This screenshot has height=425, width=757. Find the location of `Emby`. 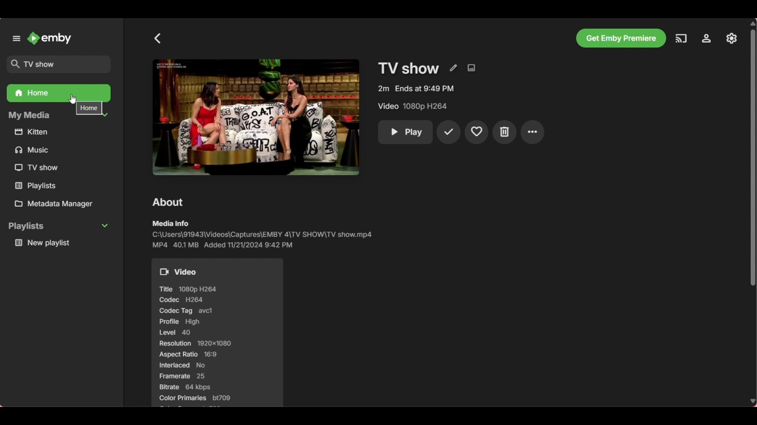

Emby is located at coordinates (50, 38).